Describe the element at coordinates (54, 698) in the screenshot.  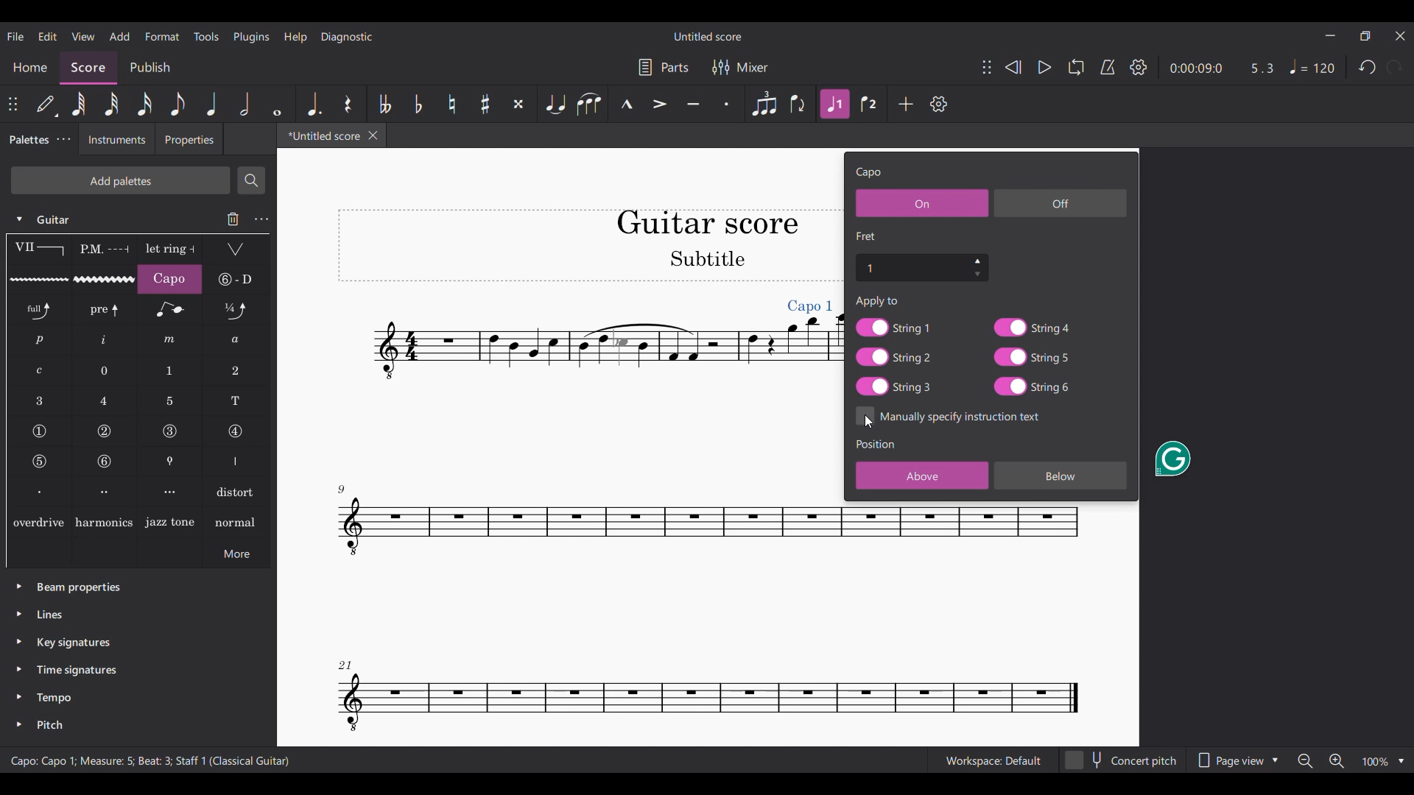
I see `Tempo` at that location.